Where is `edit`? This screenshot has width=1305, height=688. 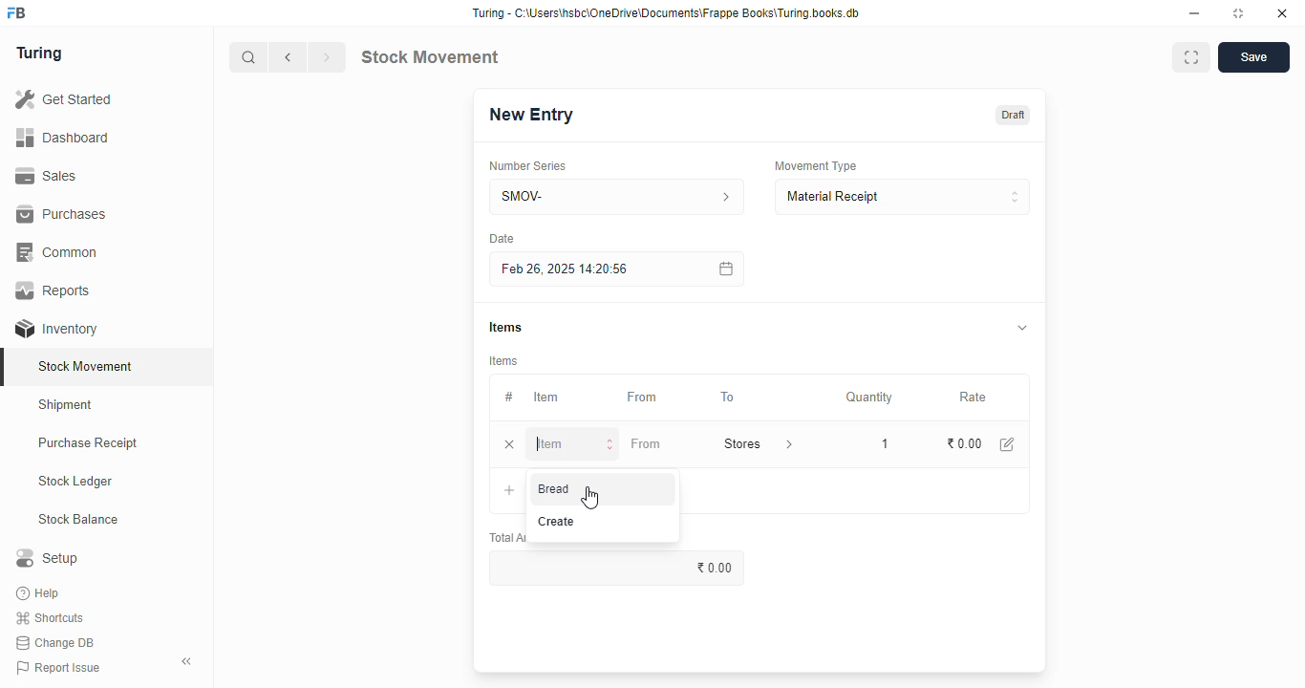
edit is located at coordinates (1008, 444).